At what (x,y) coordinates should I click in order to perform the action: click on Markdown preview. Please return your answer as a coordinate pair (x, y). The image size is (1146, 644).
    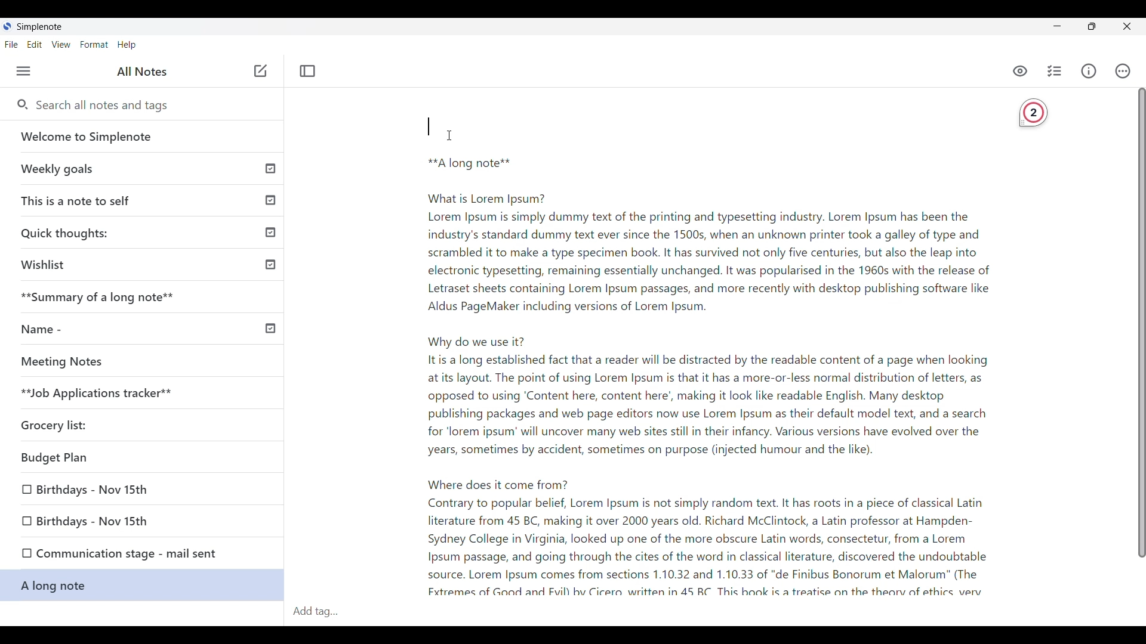
    Looking at the image, I should click on (1018, 72).